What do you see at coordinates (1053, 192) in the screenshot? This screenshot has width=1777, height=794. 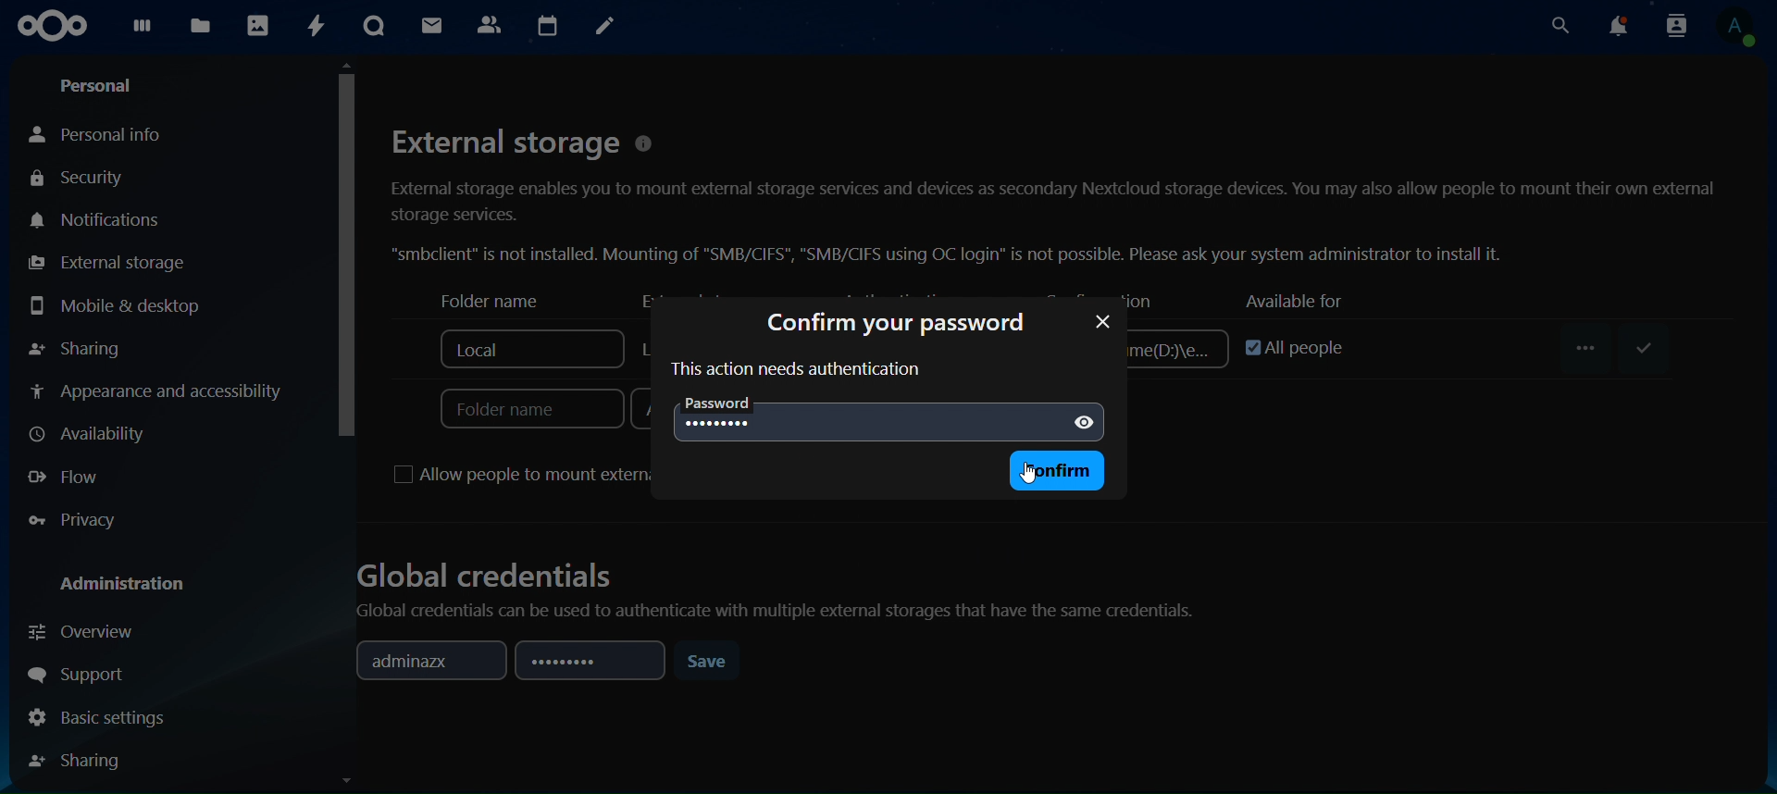 I see `External storage ©

External storage enables you to mount external storage services and devices as secondary Nextcloud storage devices. You may also allow people to mount their own external
storage services.

“smbclient” is not installed. Mounting of "SMB/CIFS", "SMB/CIFS using OC login” is not possible. Please ask your system administrator to install it.` at bounding box center [1053, 192].